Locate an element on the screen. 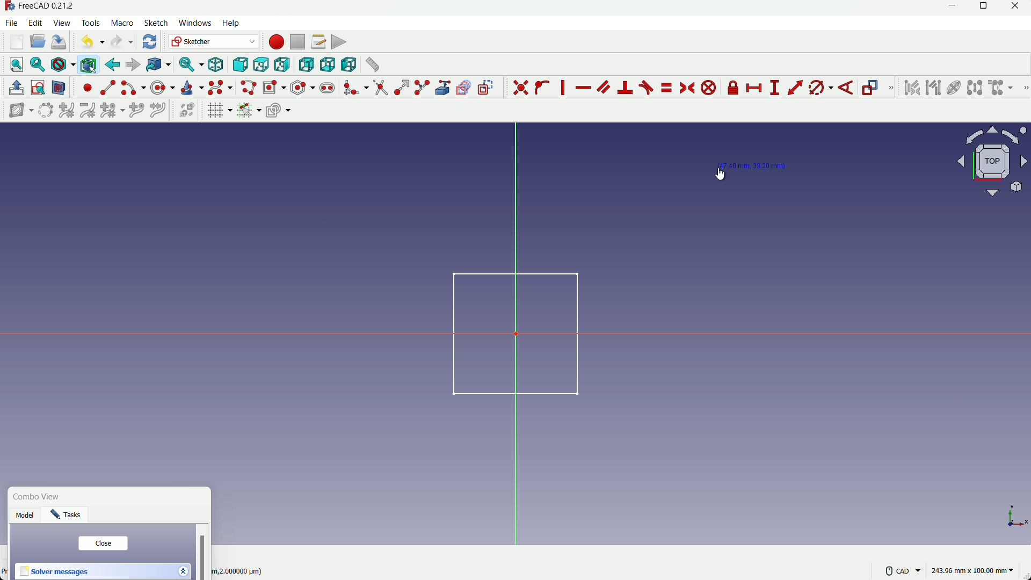 The height and width of the screenshot is (580, 1031). file menu is located at coordinates (13, 23).